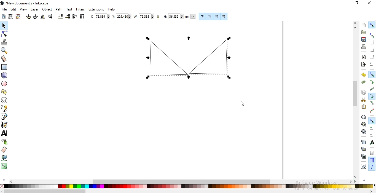  I want to click on create a duplicate, so click(363, 142).